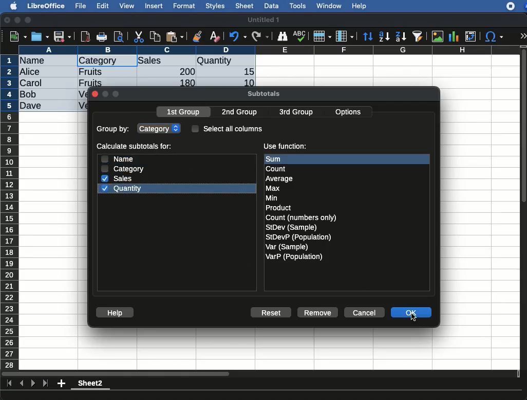 The image size is (527, 400). What do you see at coordinates (184, 6) in the screenshot?
I see `format` at bounding box center [184, 6].